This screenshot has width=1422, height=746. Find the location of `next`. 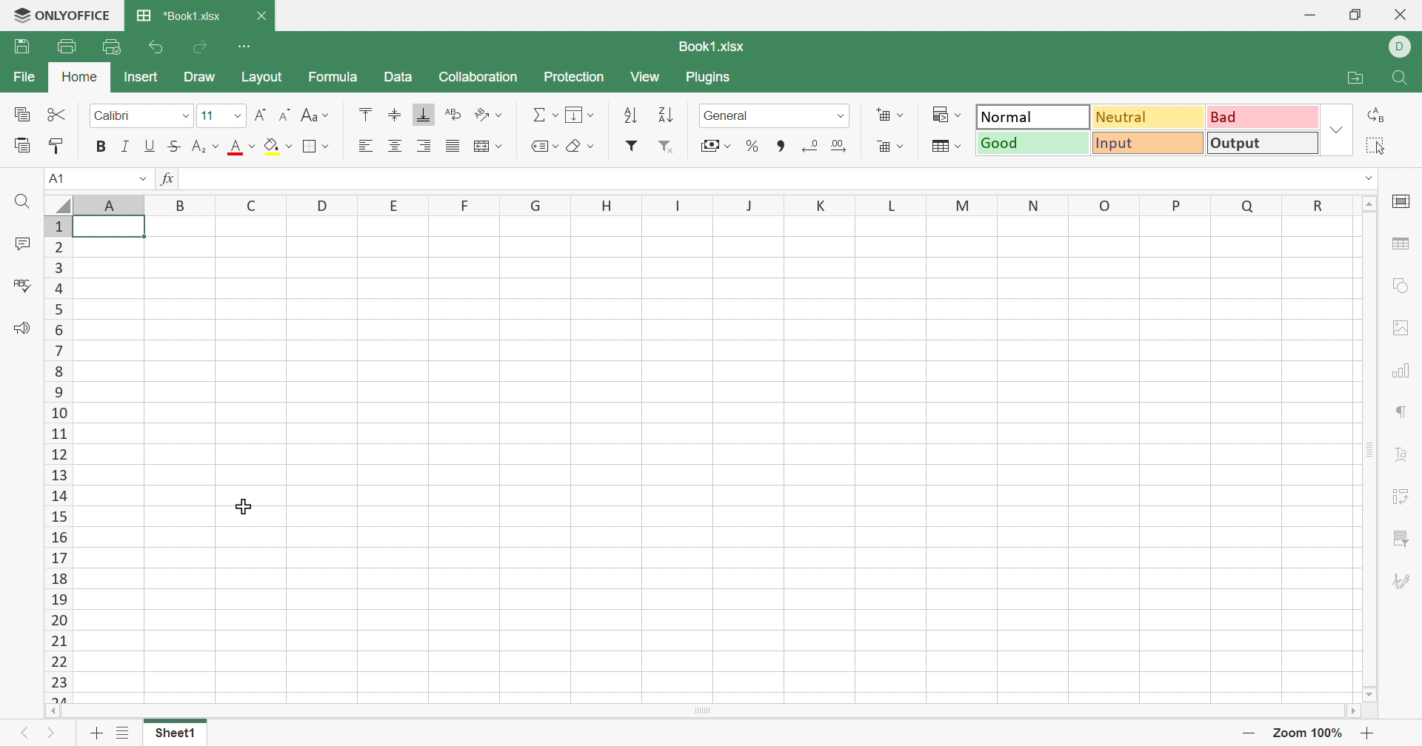

next is located at coordinates (50, 730).